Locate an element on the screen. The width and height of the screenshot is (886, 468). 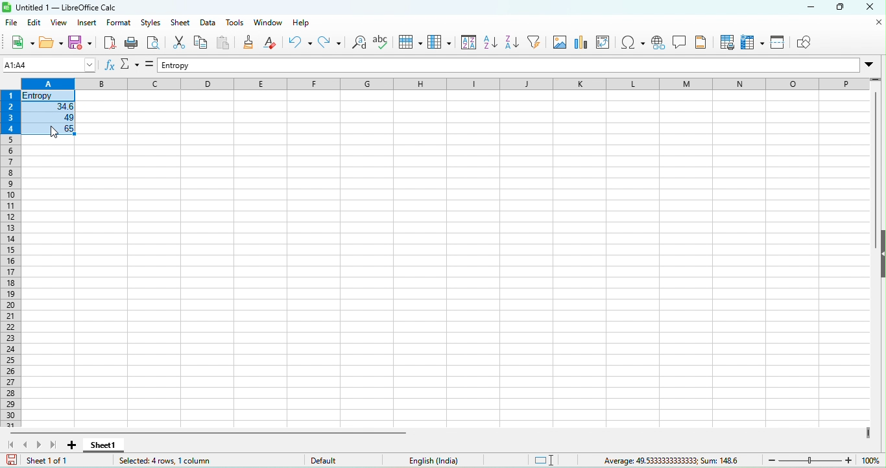
selected cells is located at coordinates (50, 113).